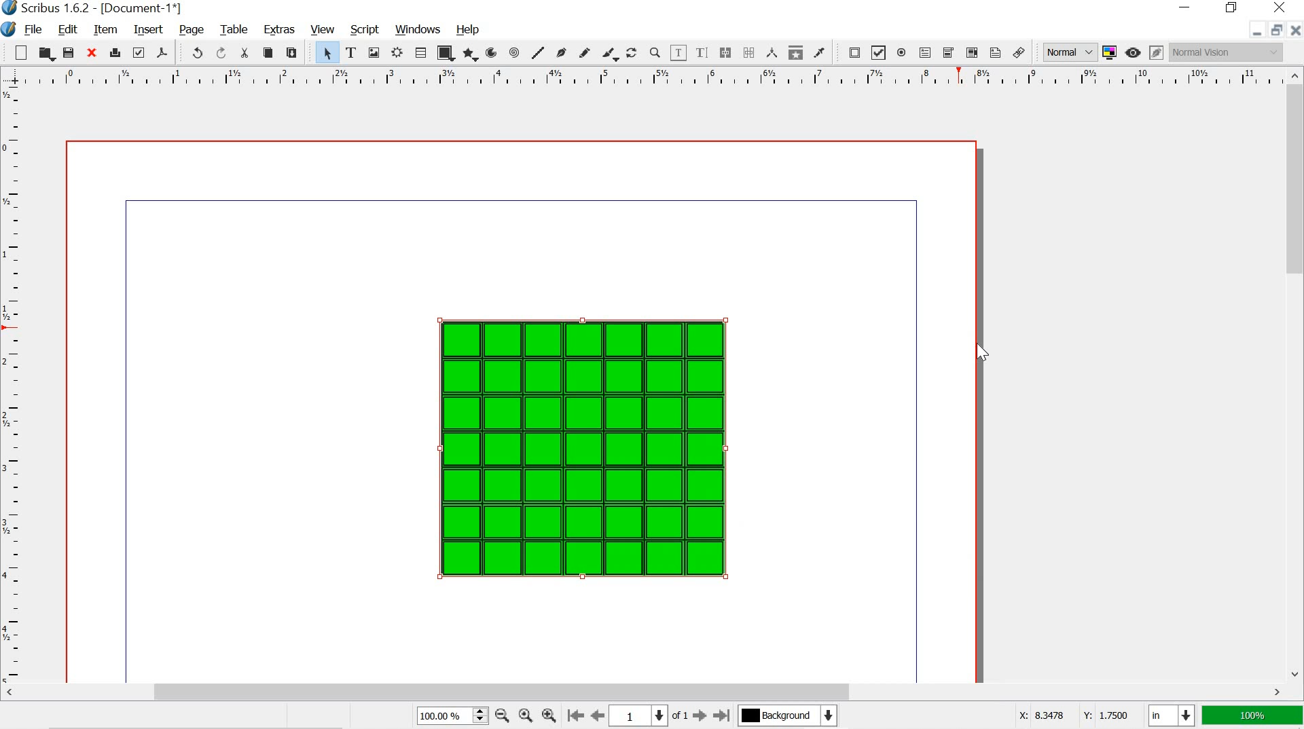 This screenshot has height=729, width=1304. What do you see at coordinates (924, 52) in the screenshot?
I see `pdf text field` at bounding box center [924, 52].